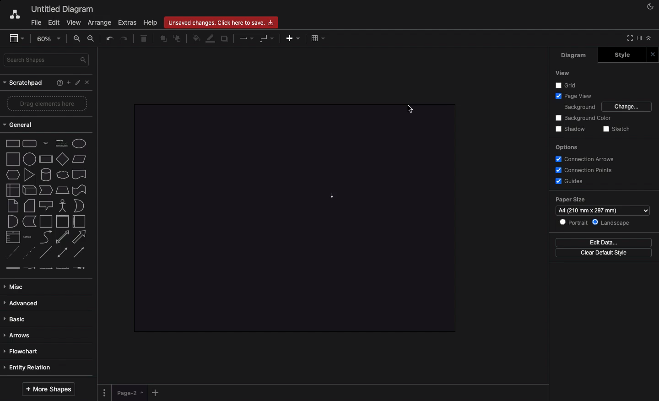 The height and width of the screenshot is (401, 659). I want to click on Diagram, so click(574, 55).